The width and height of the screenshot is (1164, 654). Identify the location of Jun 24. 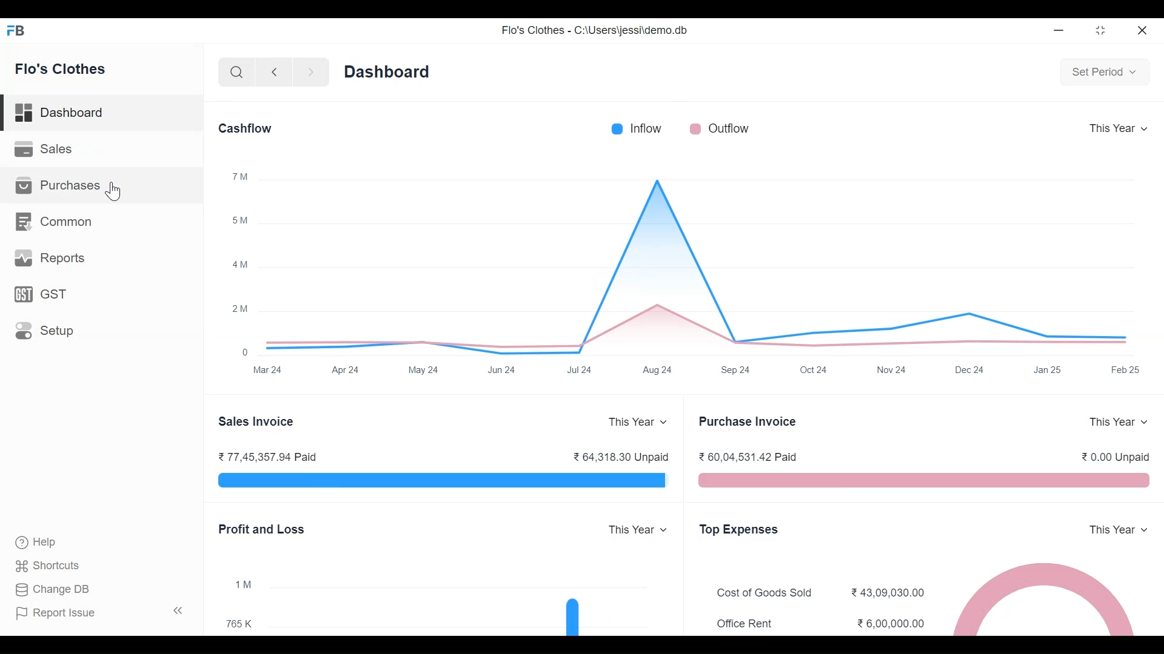
(503, 369).